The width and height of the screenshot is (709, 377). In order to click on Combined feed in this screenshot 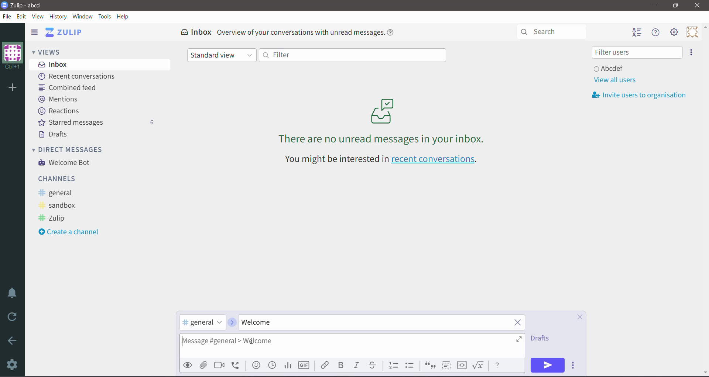, I will do `click(70, 87)`.